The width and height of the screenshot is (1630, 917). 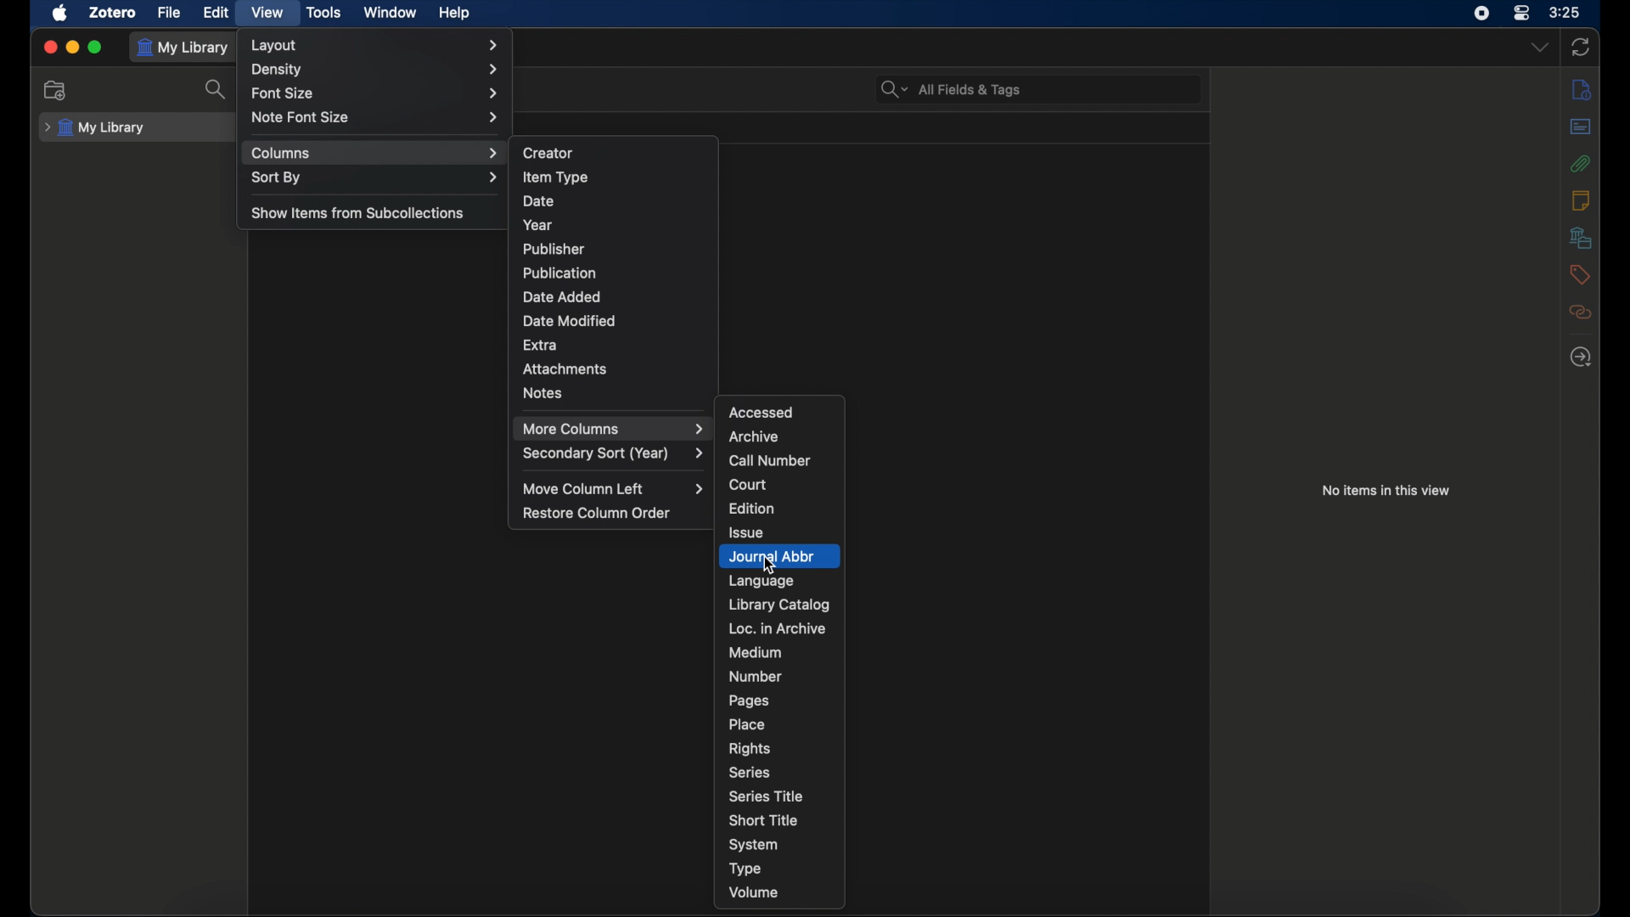 I want to click on note font size, so click(x=377, y=118).